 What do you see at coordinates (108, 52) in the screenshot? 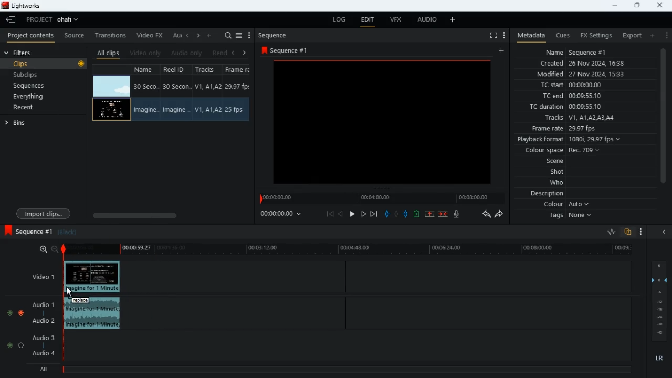
I see `all clips` at bounding box center [108, 52].